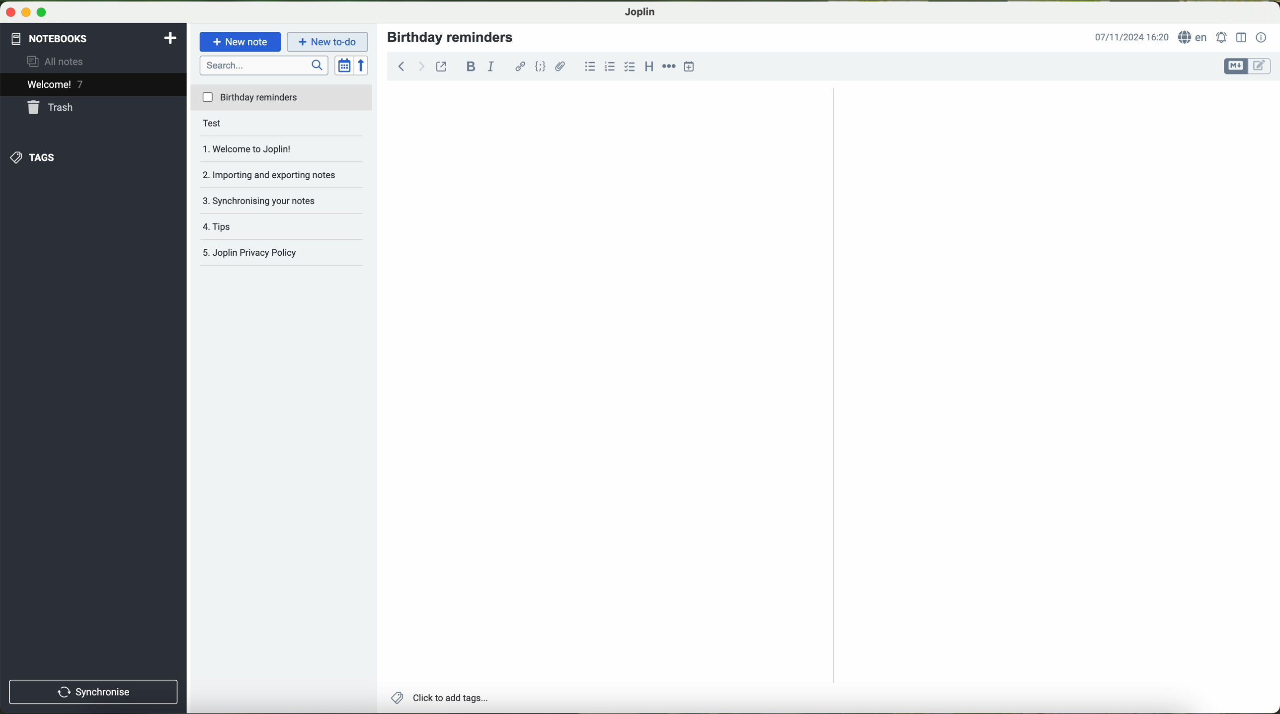 This screenshot has width=1280, height=714. What do you see at coordinates (267, 199) in the screenshot?
I see `synchronising your notes` at bounding box center [267, 199].